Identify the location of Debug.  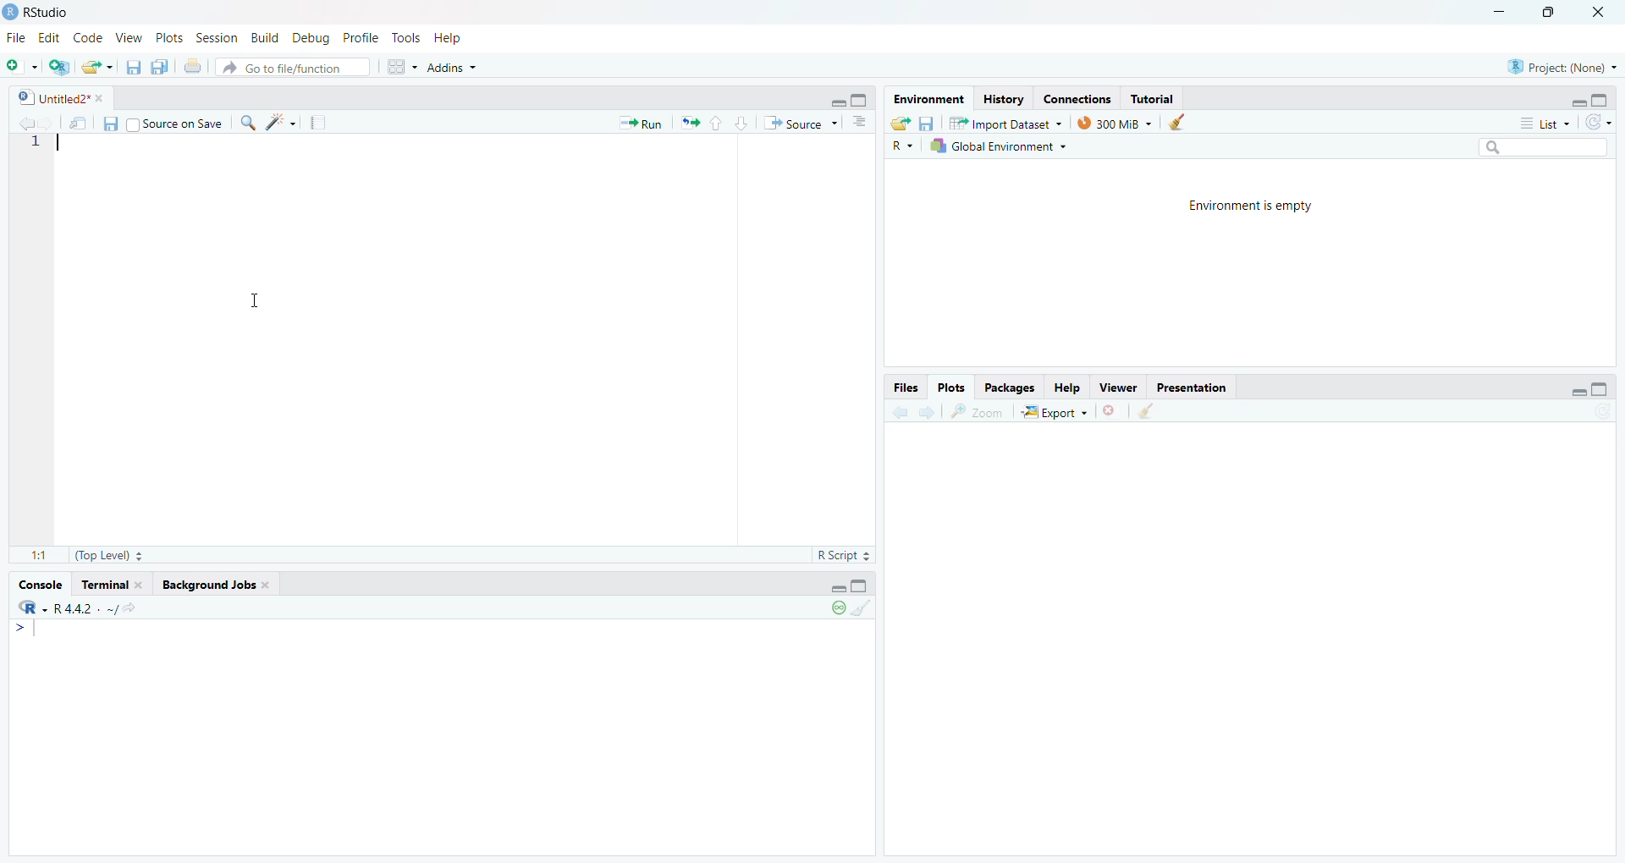
(311, 40).